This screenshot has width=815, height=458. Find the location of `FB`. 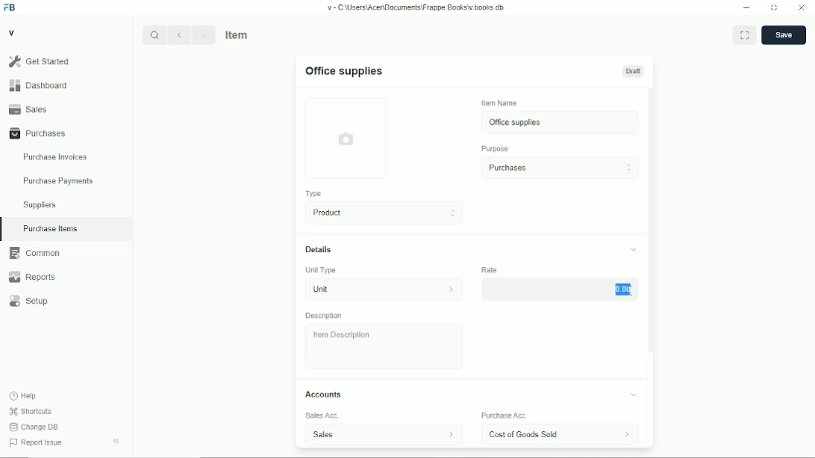

FB is located at coordinates (10, 8).